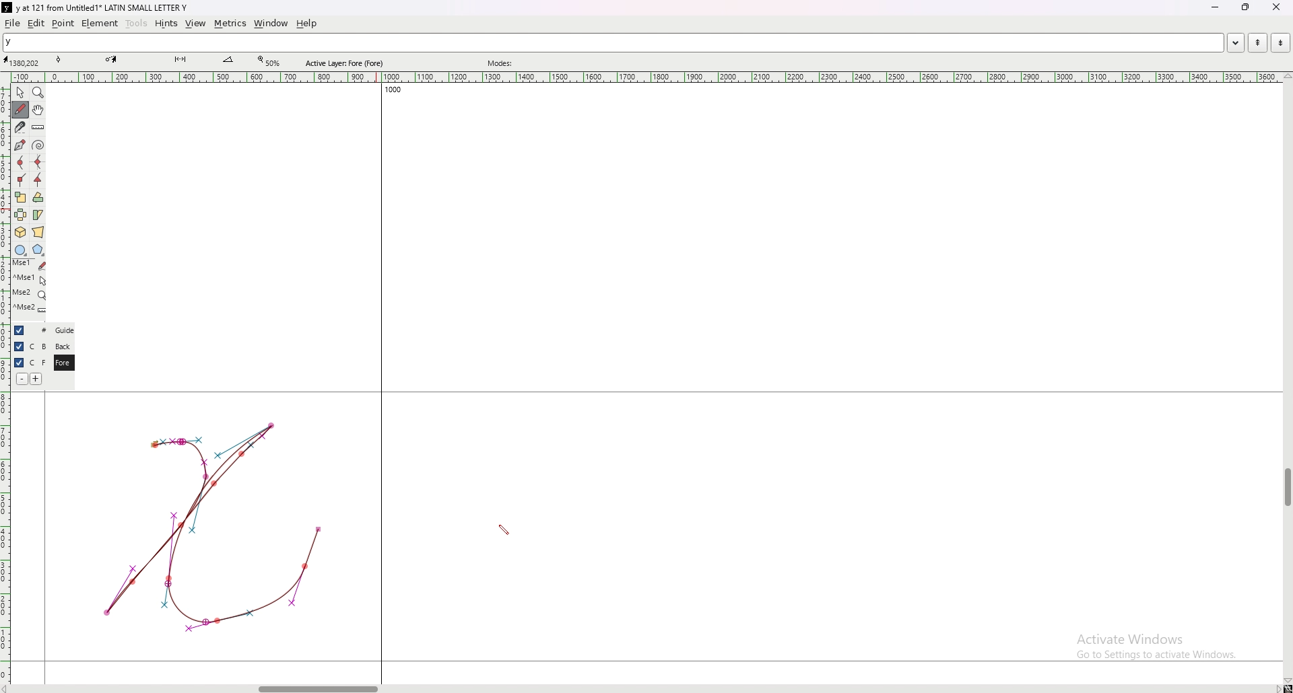  What do you see at coordinates (38, 198) in the screenshot?
I see `rotate the selection` at bounding box center [38, 198].